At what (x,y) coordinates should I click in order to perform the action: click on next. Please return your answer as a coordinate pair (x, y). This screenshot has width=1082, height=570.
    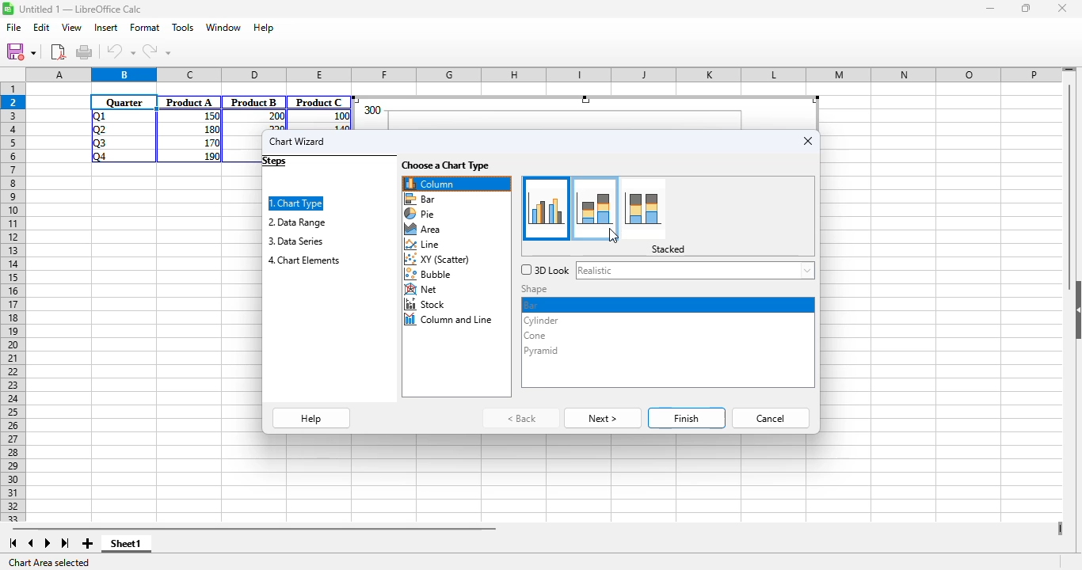
    Looking at the image, I should click on (603, 419).